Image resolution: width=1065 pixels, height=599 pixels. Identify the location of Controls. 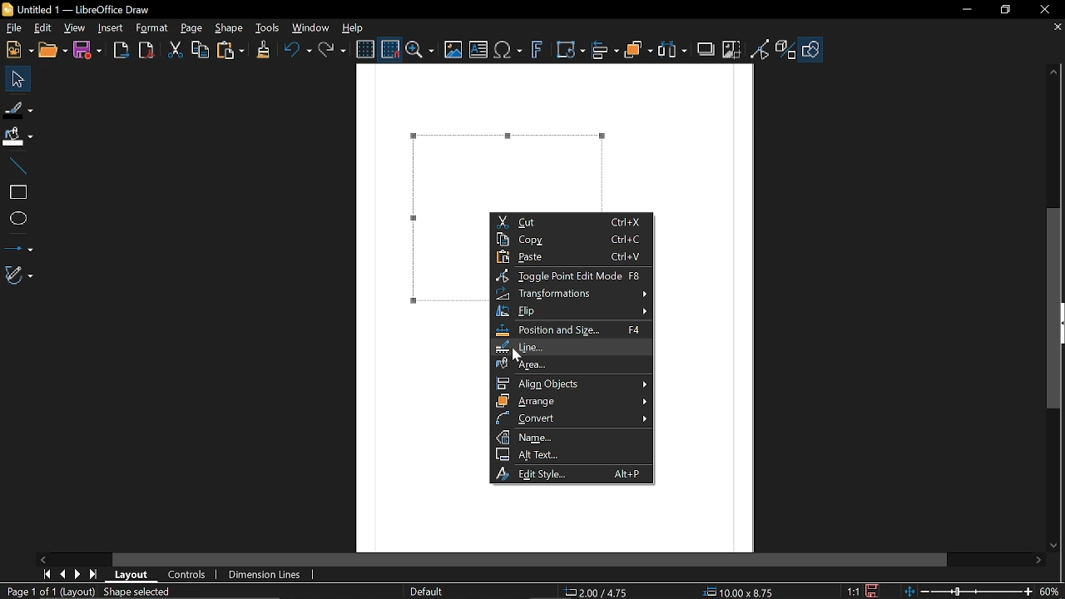
(187, 575).